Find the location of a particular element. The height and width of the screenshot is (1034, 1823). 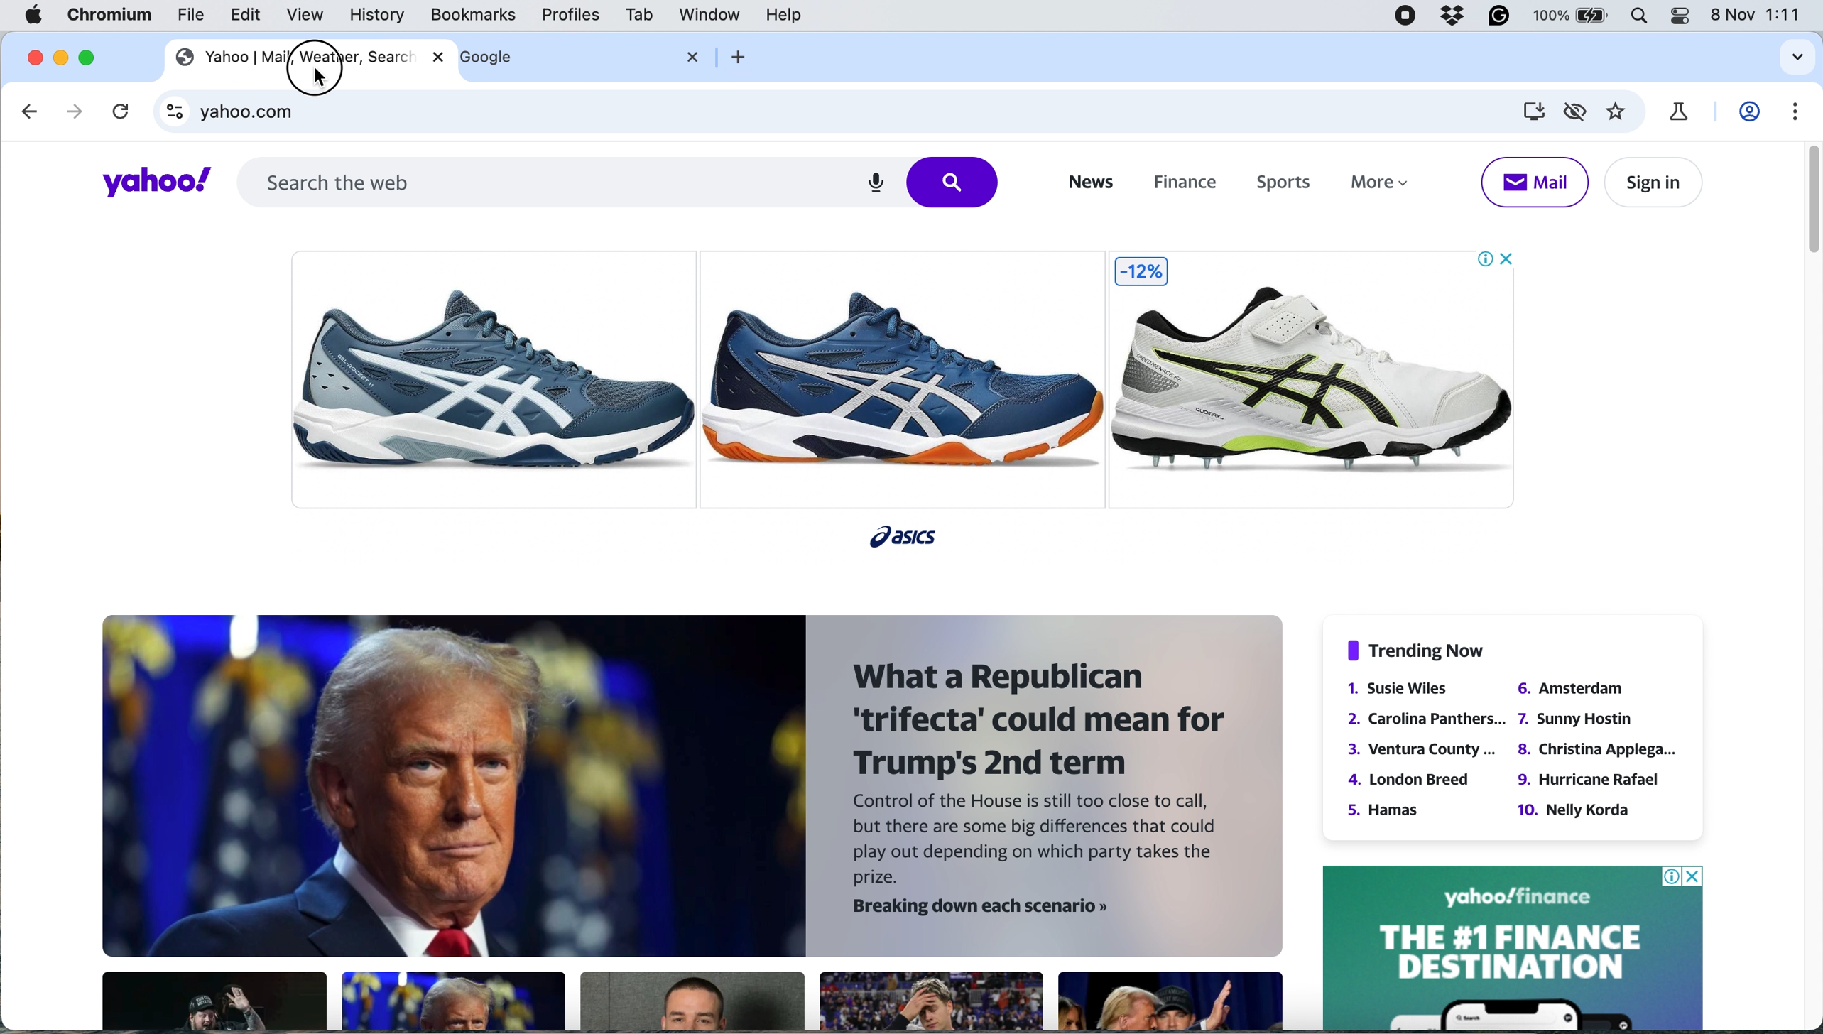

yahoo ad is located at coordinates (1513, 947).